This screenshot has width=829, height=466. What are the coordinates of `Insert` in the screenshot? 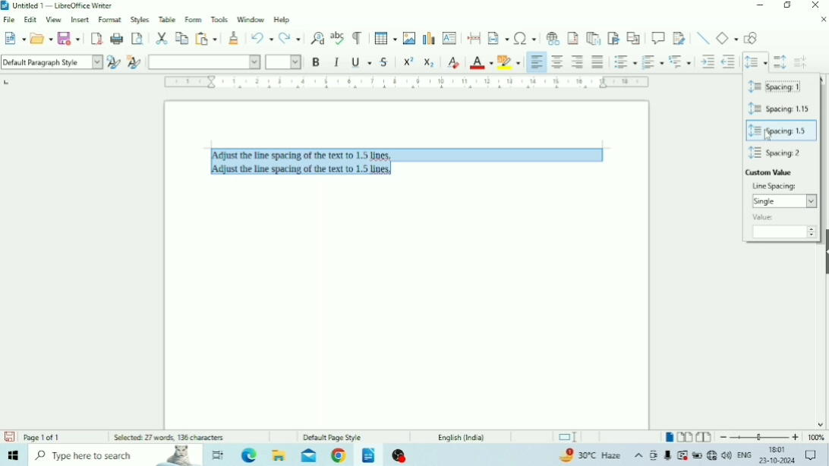 It's located at (80, 18).